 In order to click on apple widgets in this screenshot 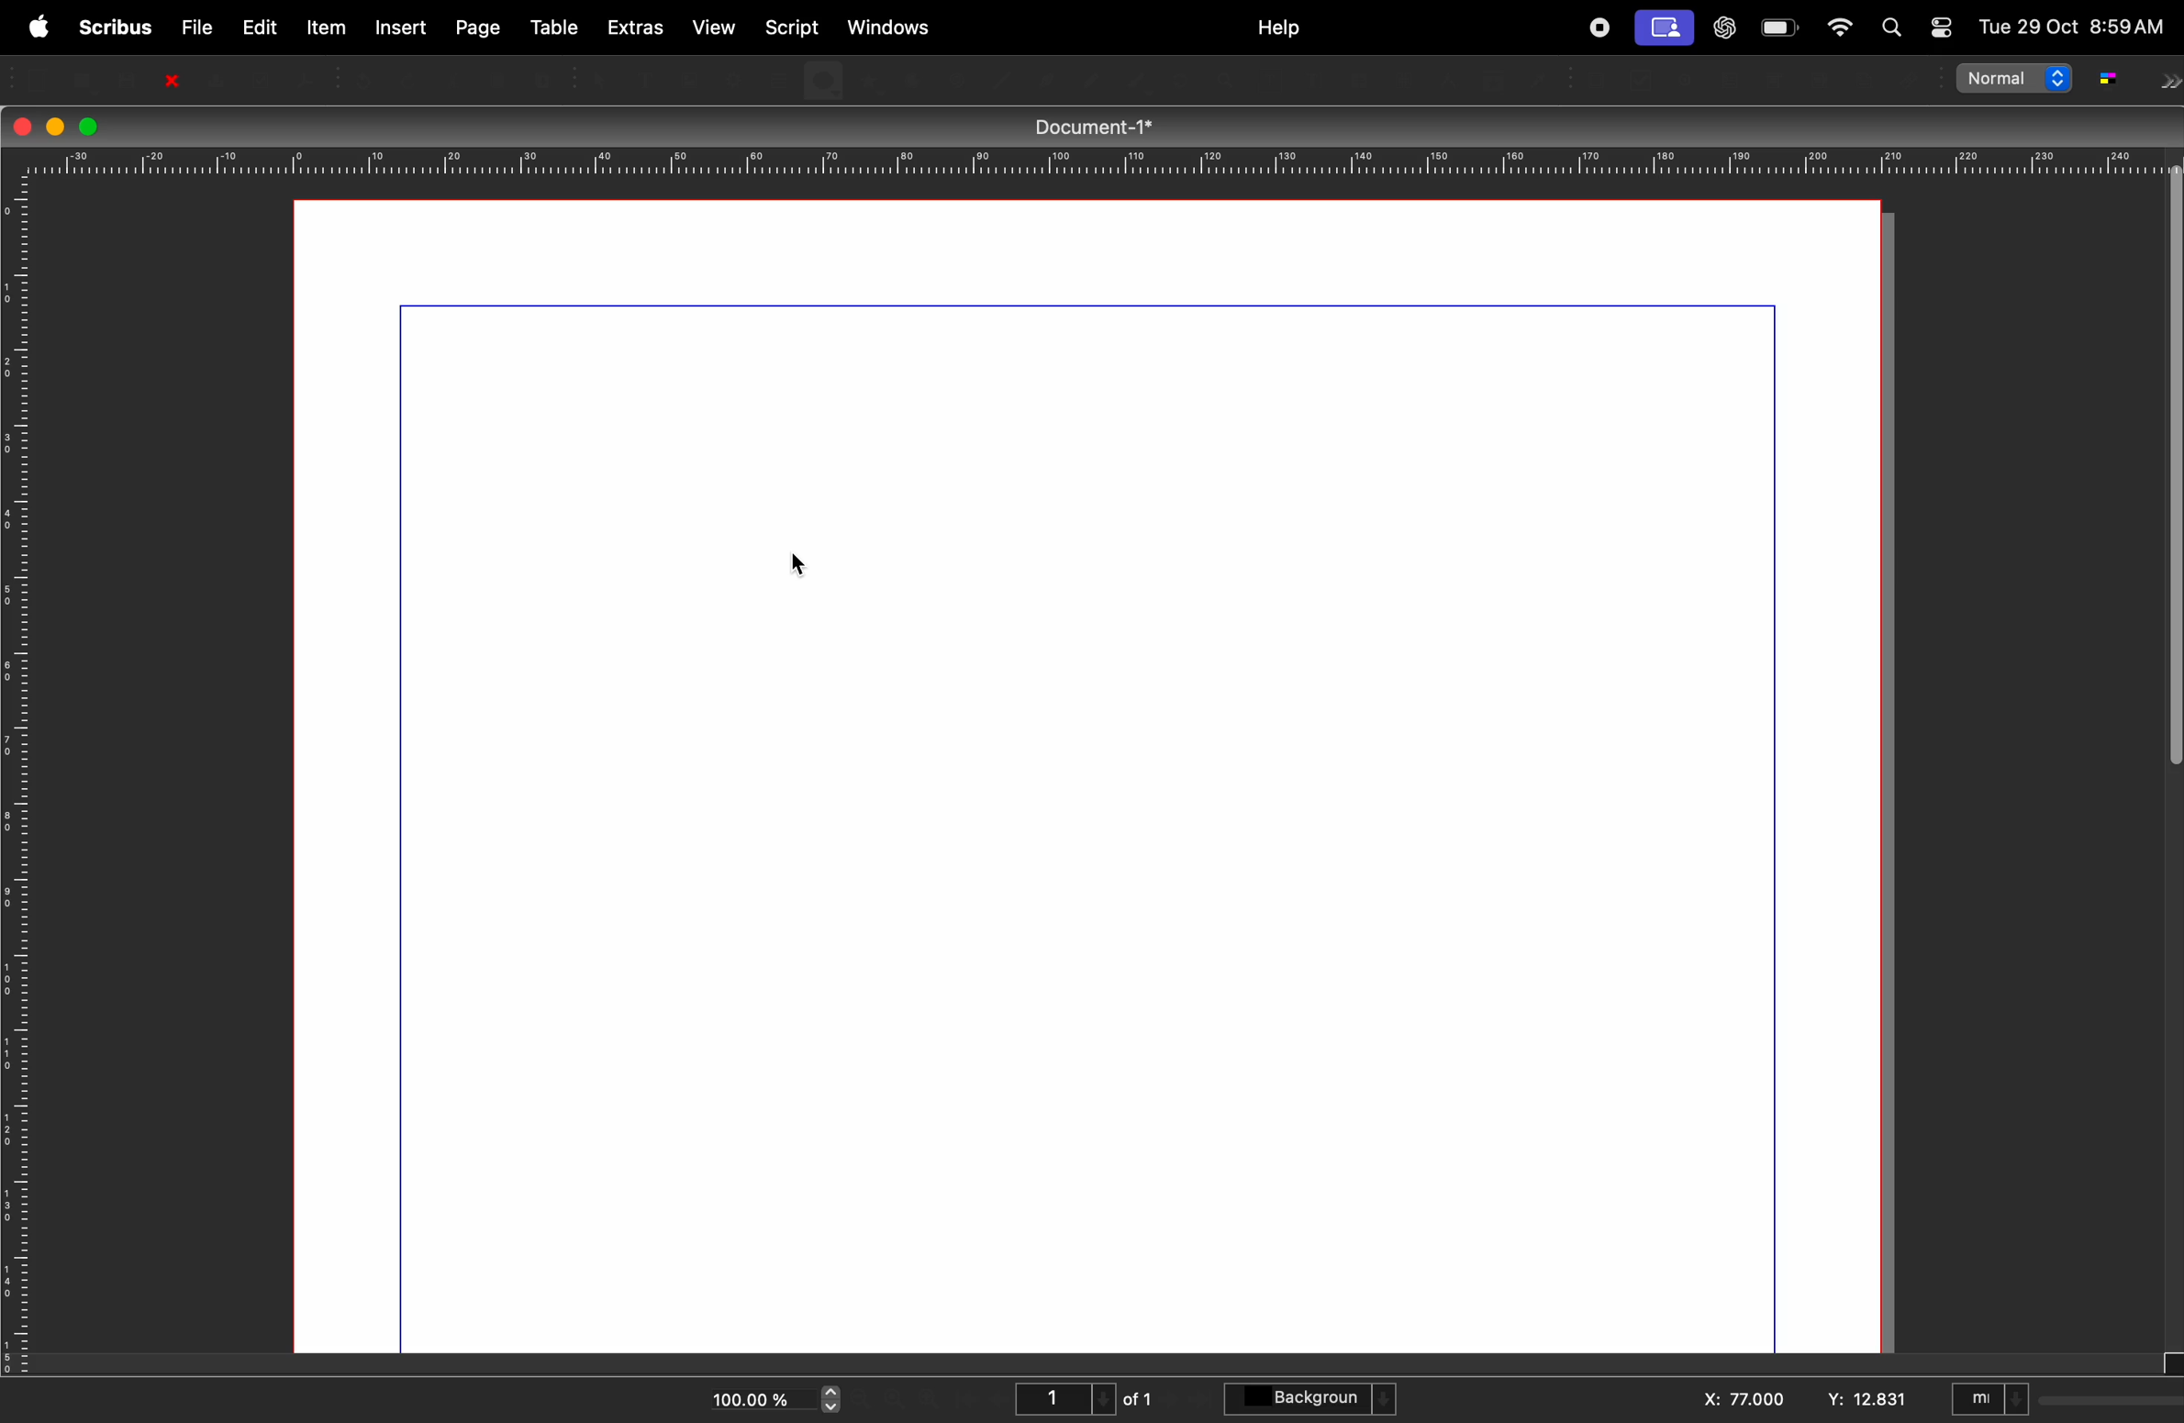, I will do `click(1838, 28)`.